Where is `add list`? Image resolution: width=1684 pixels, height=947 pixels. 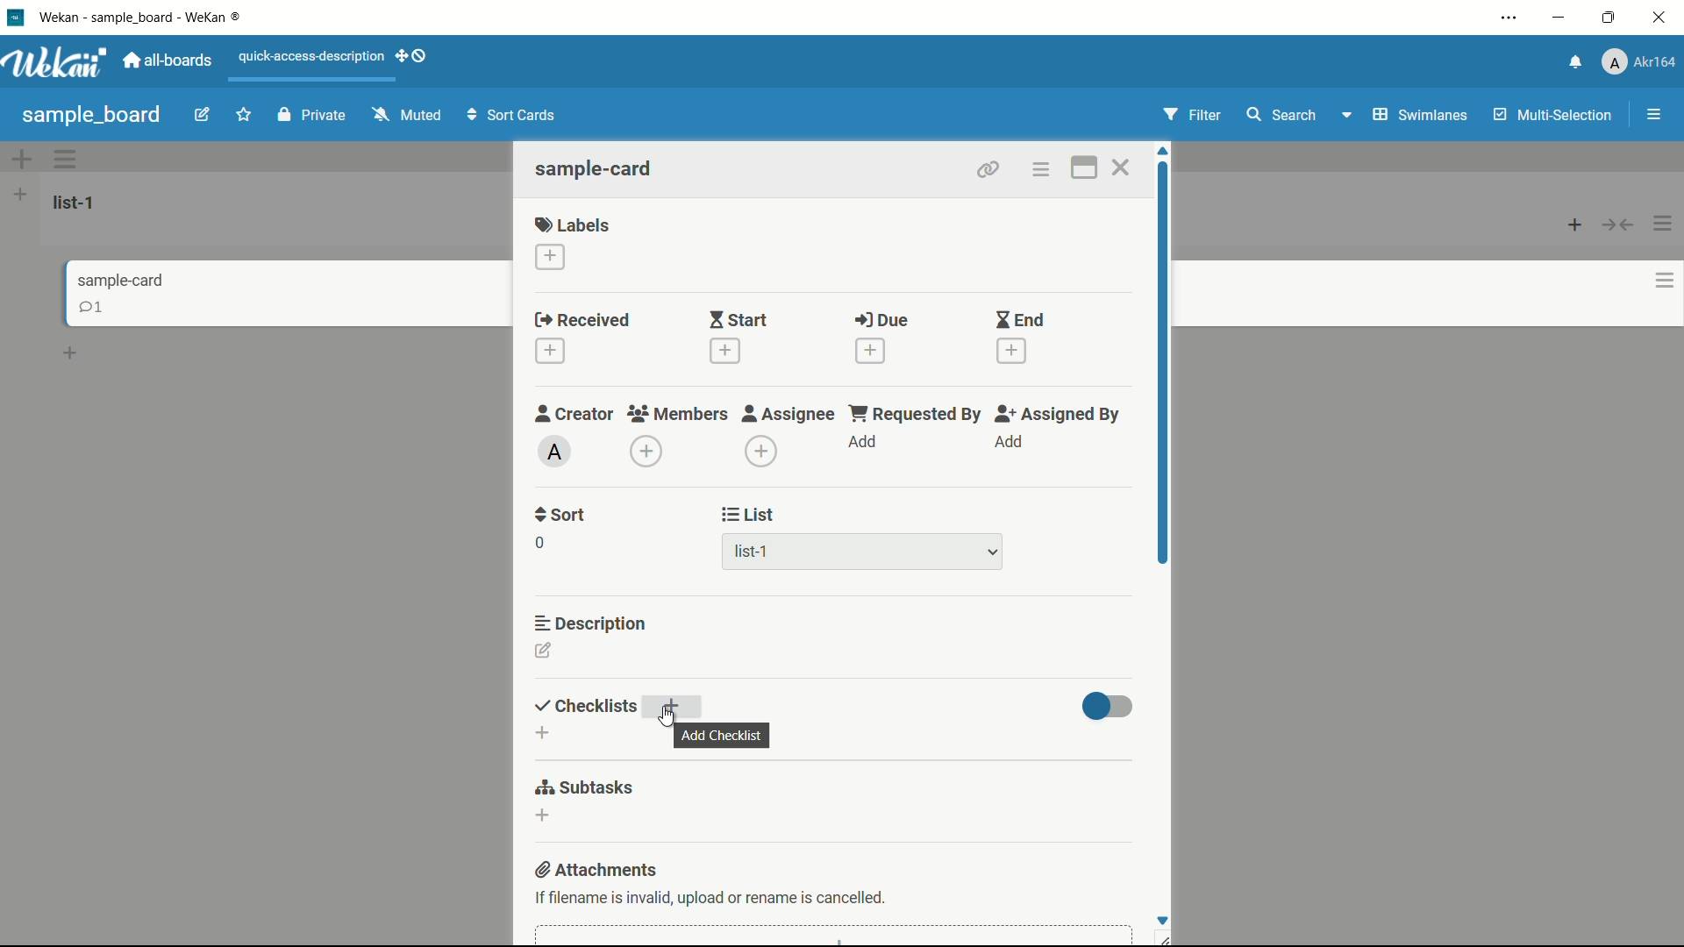
add list is located at coordinates (21, 196).